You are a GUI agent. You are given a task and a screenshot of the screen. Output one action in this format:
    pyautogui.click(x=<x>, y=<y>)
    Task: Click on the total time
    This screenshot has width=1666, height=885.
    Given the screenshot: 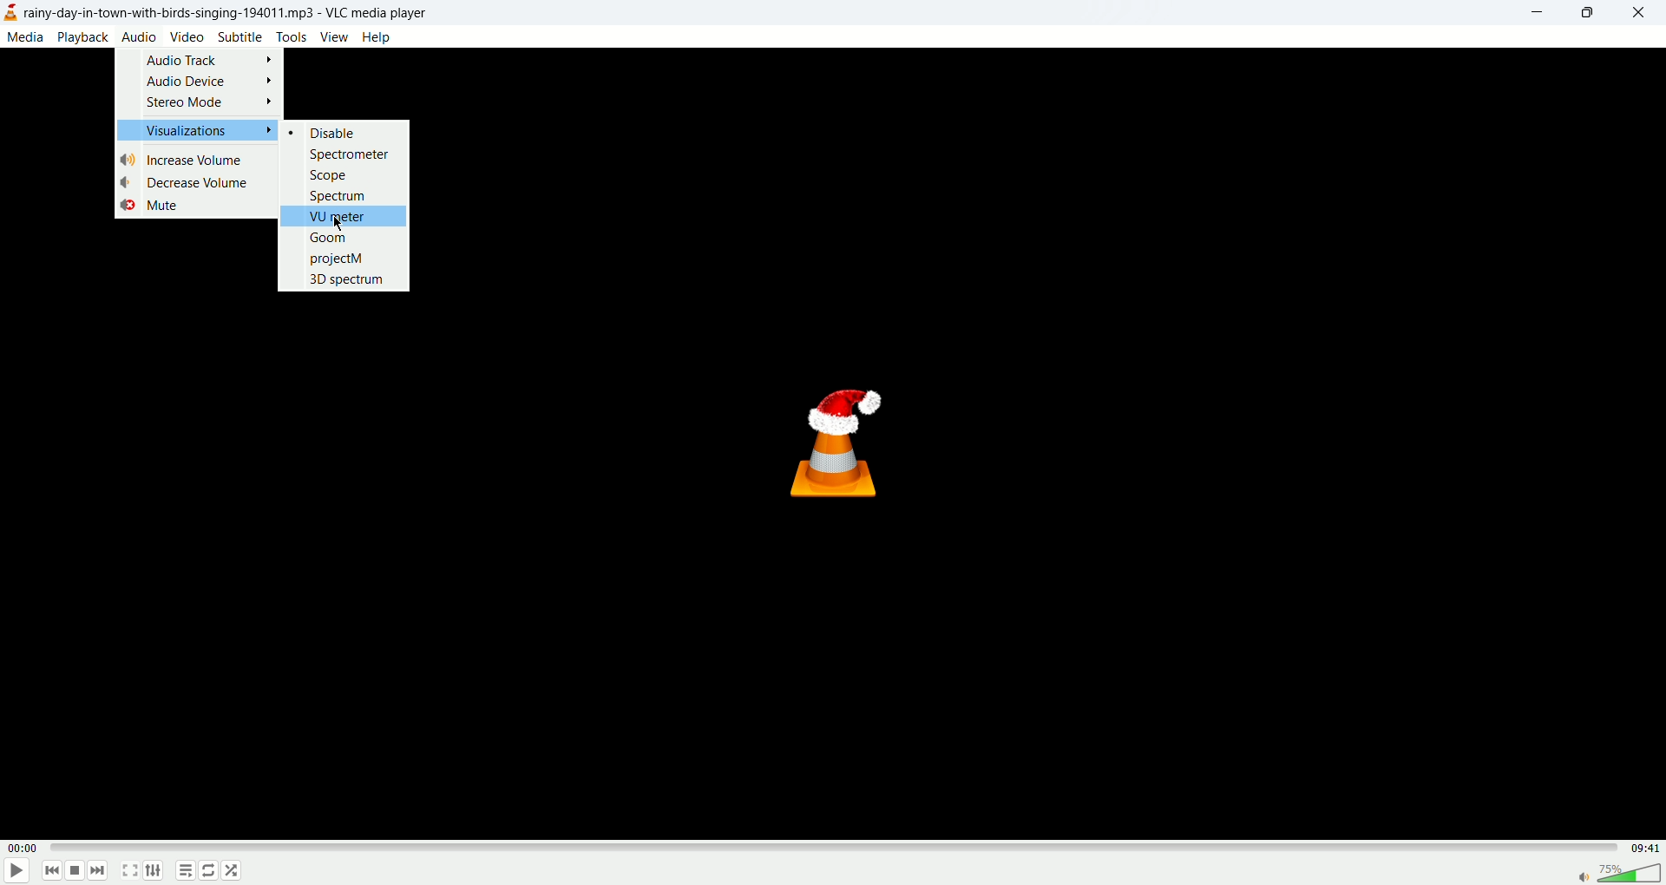 What is the action you would take?
    pyautogui.click(x=1642, y=848)
    